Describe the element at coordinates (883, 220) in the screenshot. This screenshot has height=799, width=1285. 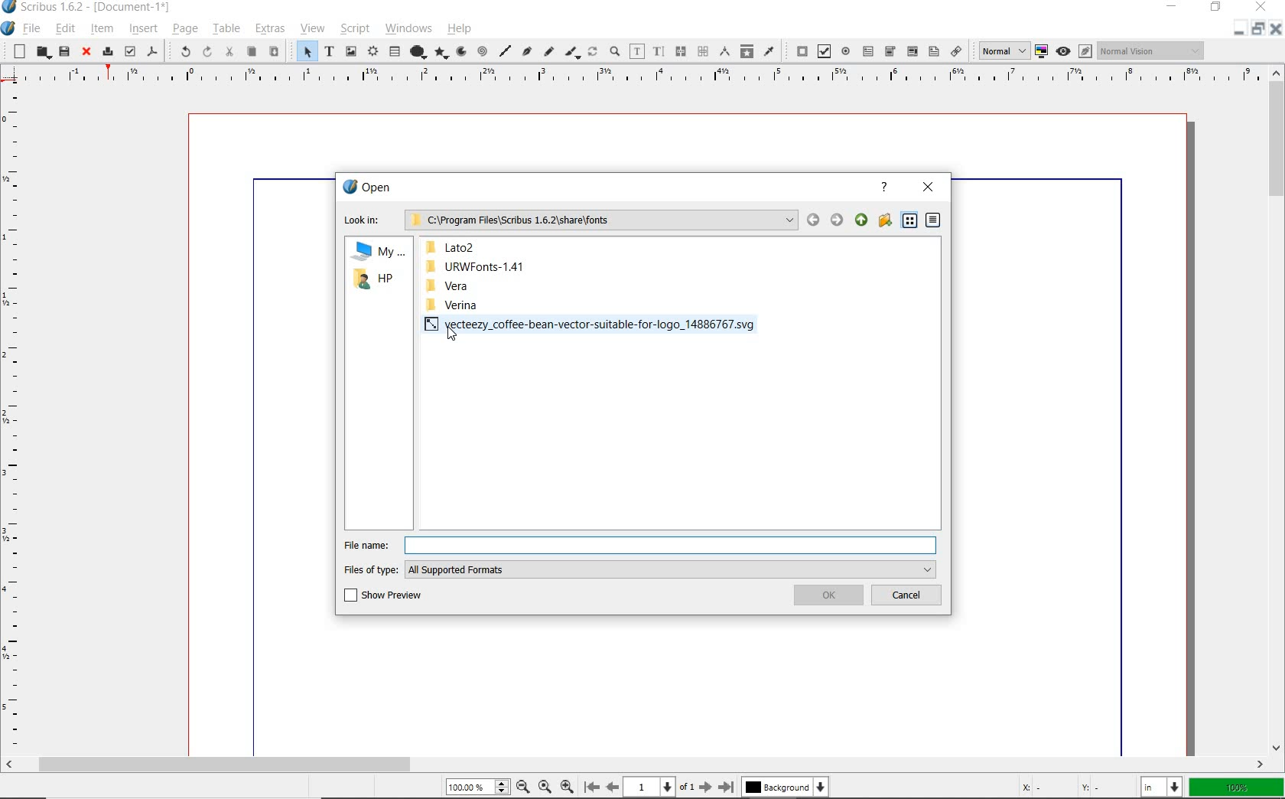
I see `create new folder` at that location.